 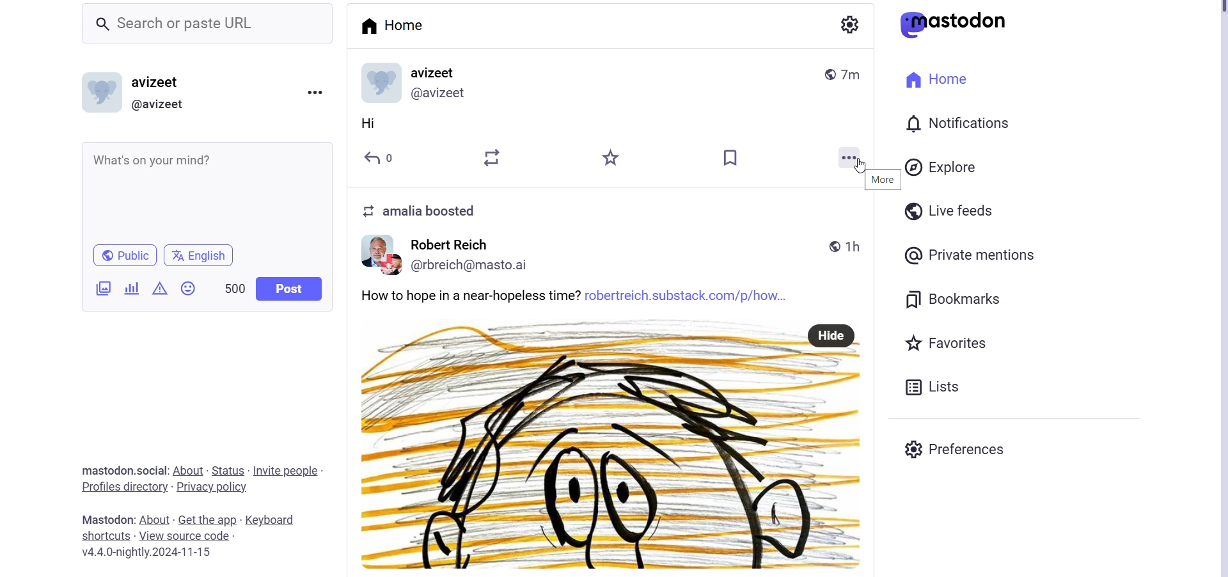 I want to click on View Source Code, so click(x=184, y=535).